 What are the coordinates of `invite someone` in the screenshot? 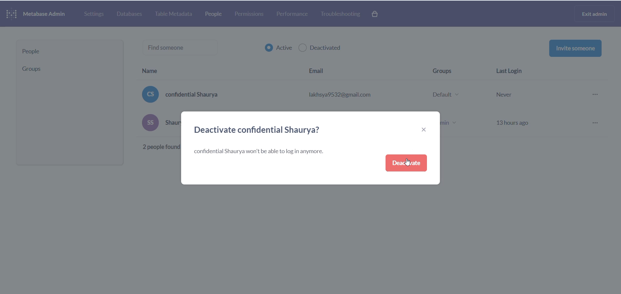 It's located at (577, 49).